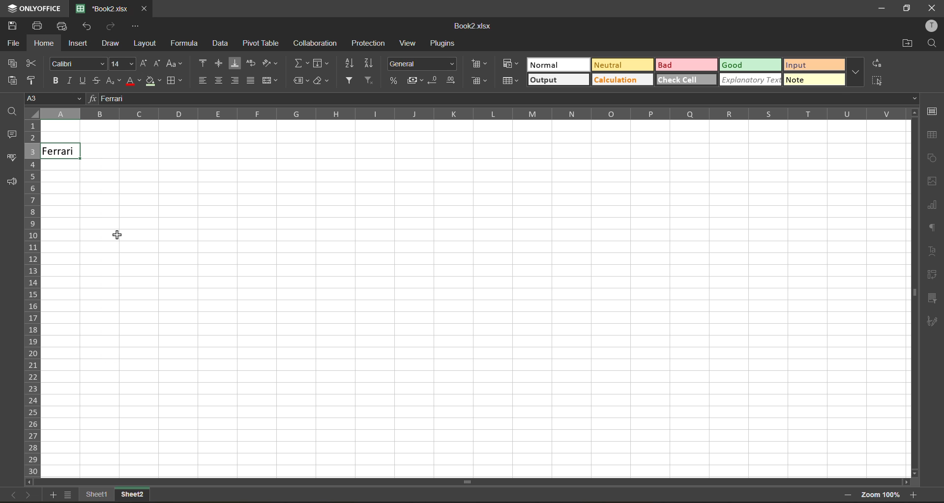 This screenshot has height=503, width=944. I want to click on sheet list, so click(68, 496).